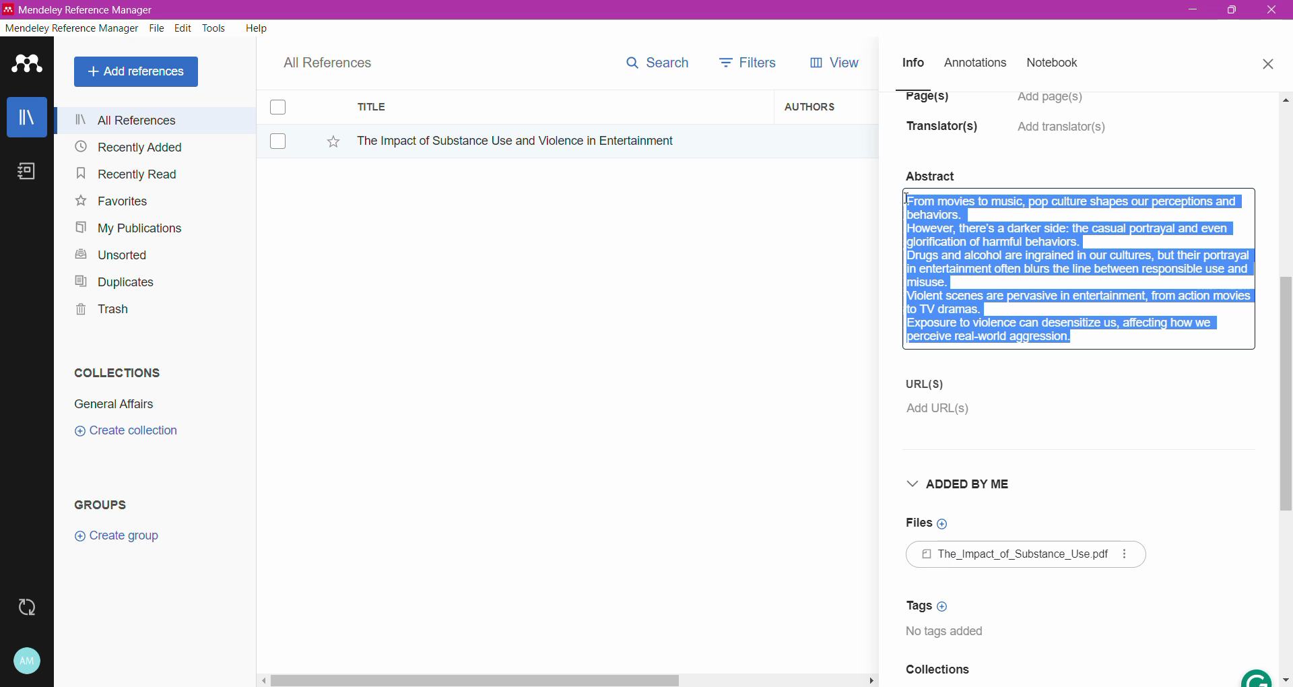  What do you see at coordinates (183, 28) in the screenshot?
I see `Edit` at bounding box center [183, 28].